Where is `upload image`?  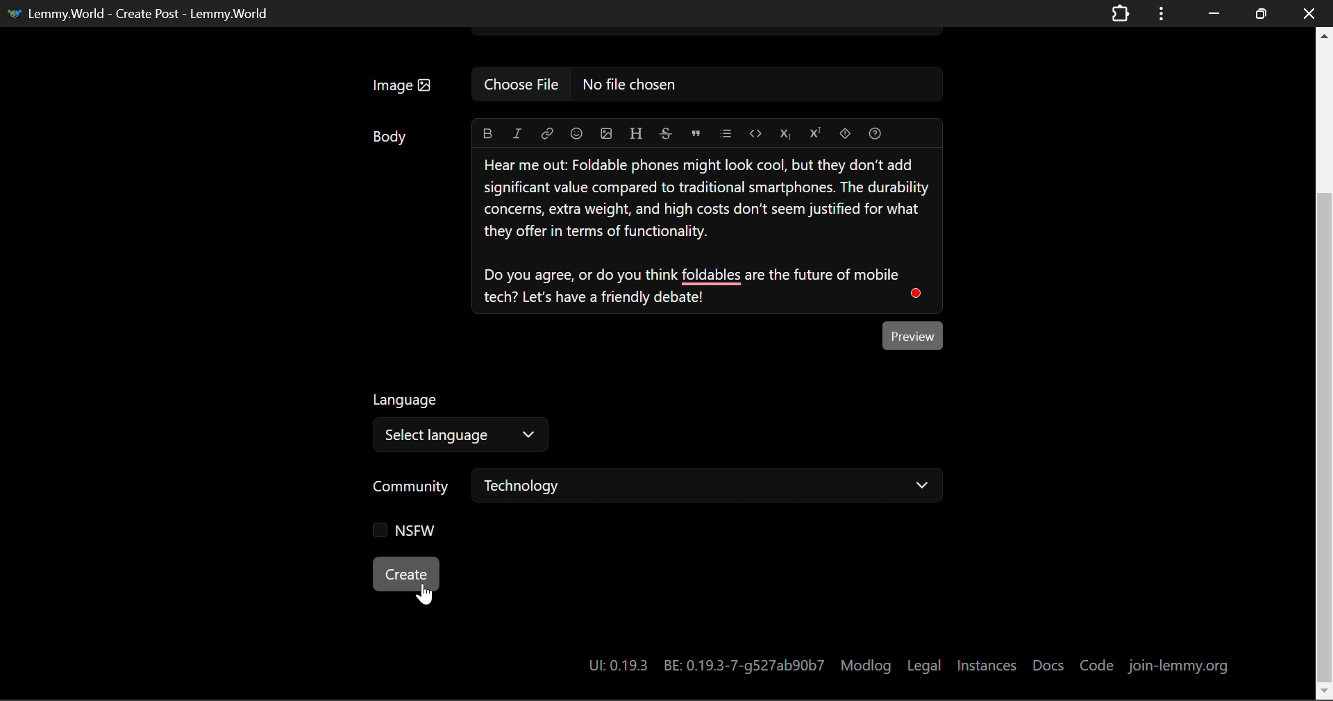 upload image is located at coordinates (607, 134).